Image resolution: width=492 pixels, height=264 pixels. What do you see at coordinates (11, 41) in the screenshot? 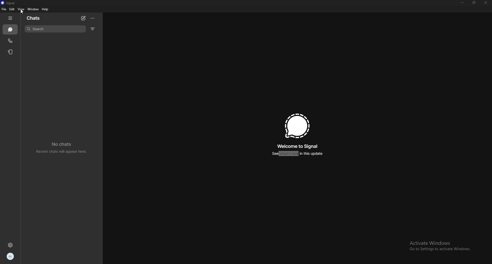
I see `calls` at bounding box center [11, 41].